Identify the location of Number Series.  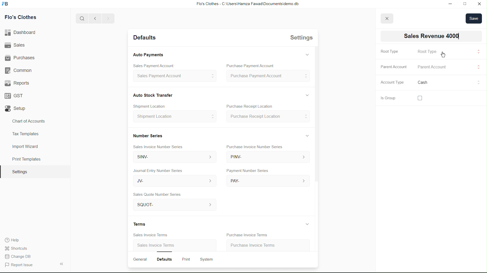
(147, 135).